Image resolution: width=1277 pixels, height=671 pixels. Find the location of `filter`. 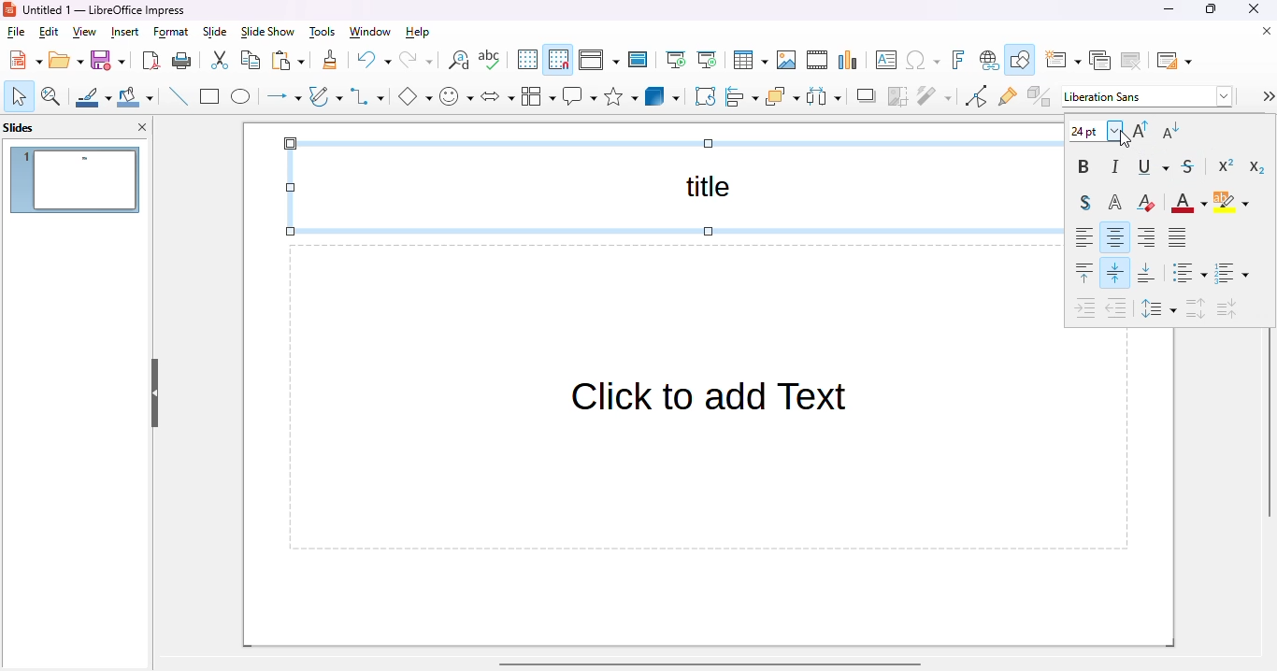

filter is located at coordinates (935, 96).